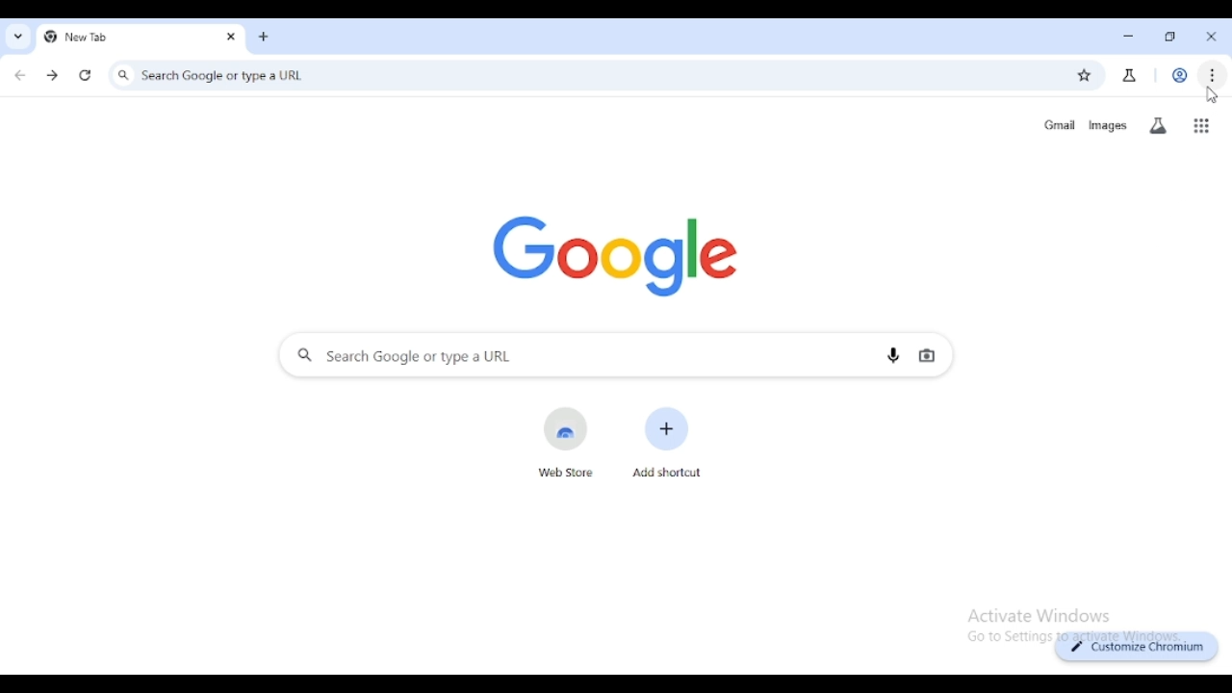 This screenshot has height=693, width=1232. Describe the element at coordinates (667, 442) in the screenshot. I see `add shortcut` at that location.